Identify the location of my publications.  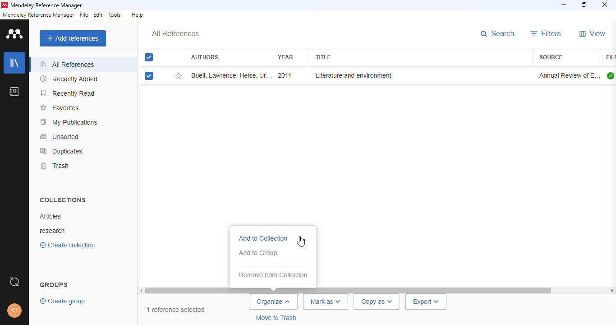
(69, 122).